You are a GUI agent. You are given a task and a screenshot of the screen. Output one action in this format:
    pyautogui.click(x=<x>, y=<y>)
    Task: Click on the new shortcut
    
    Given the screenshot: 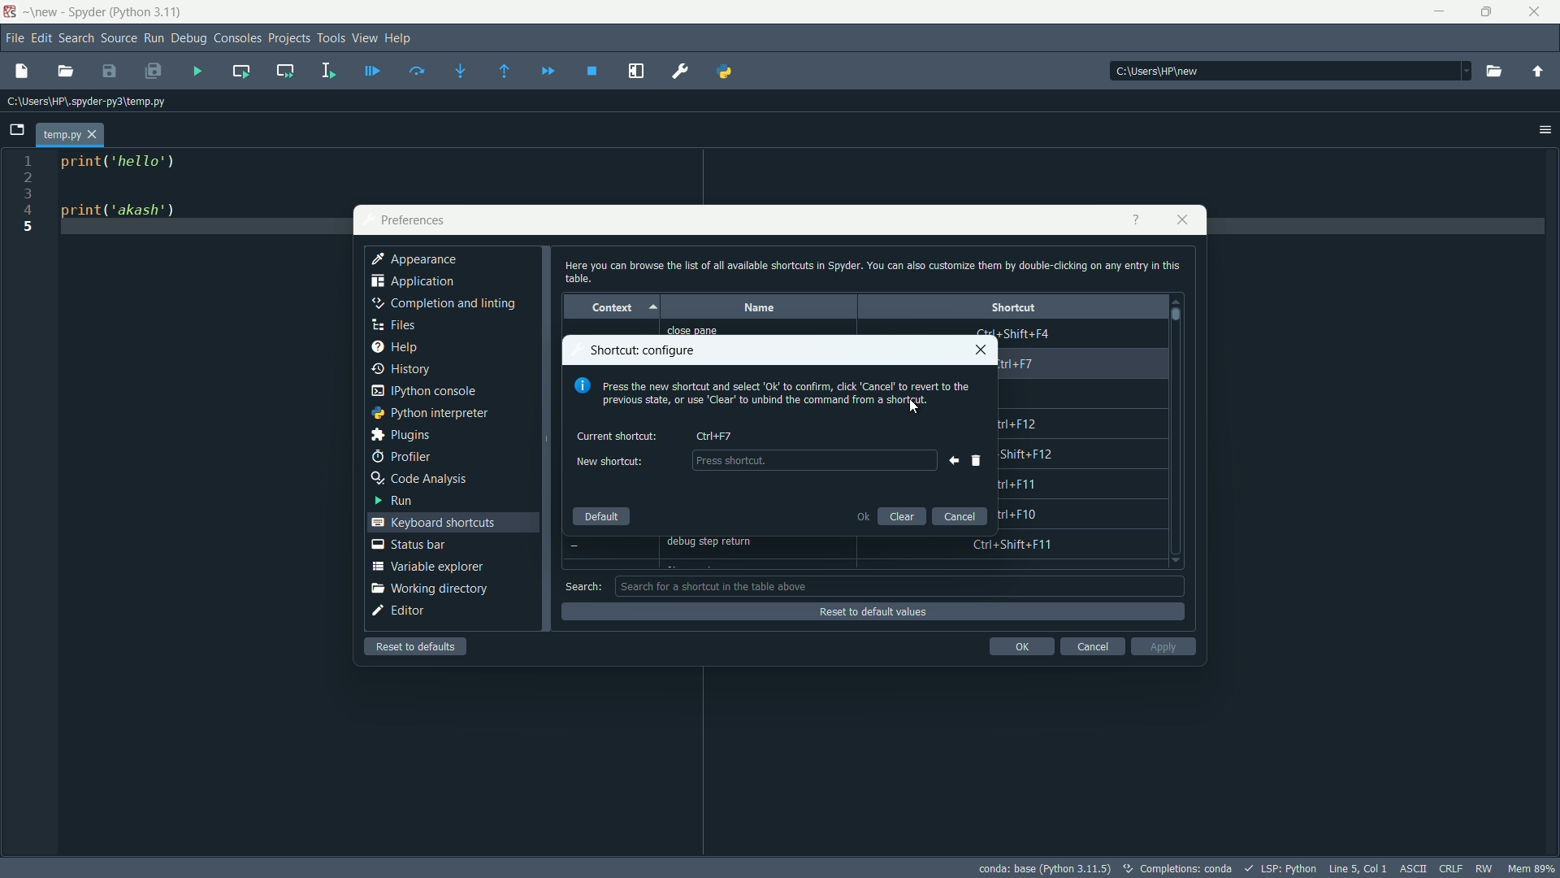 What is the action you would take?
    pyautogui.click(x=812, y=461)
    